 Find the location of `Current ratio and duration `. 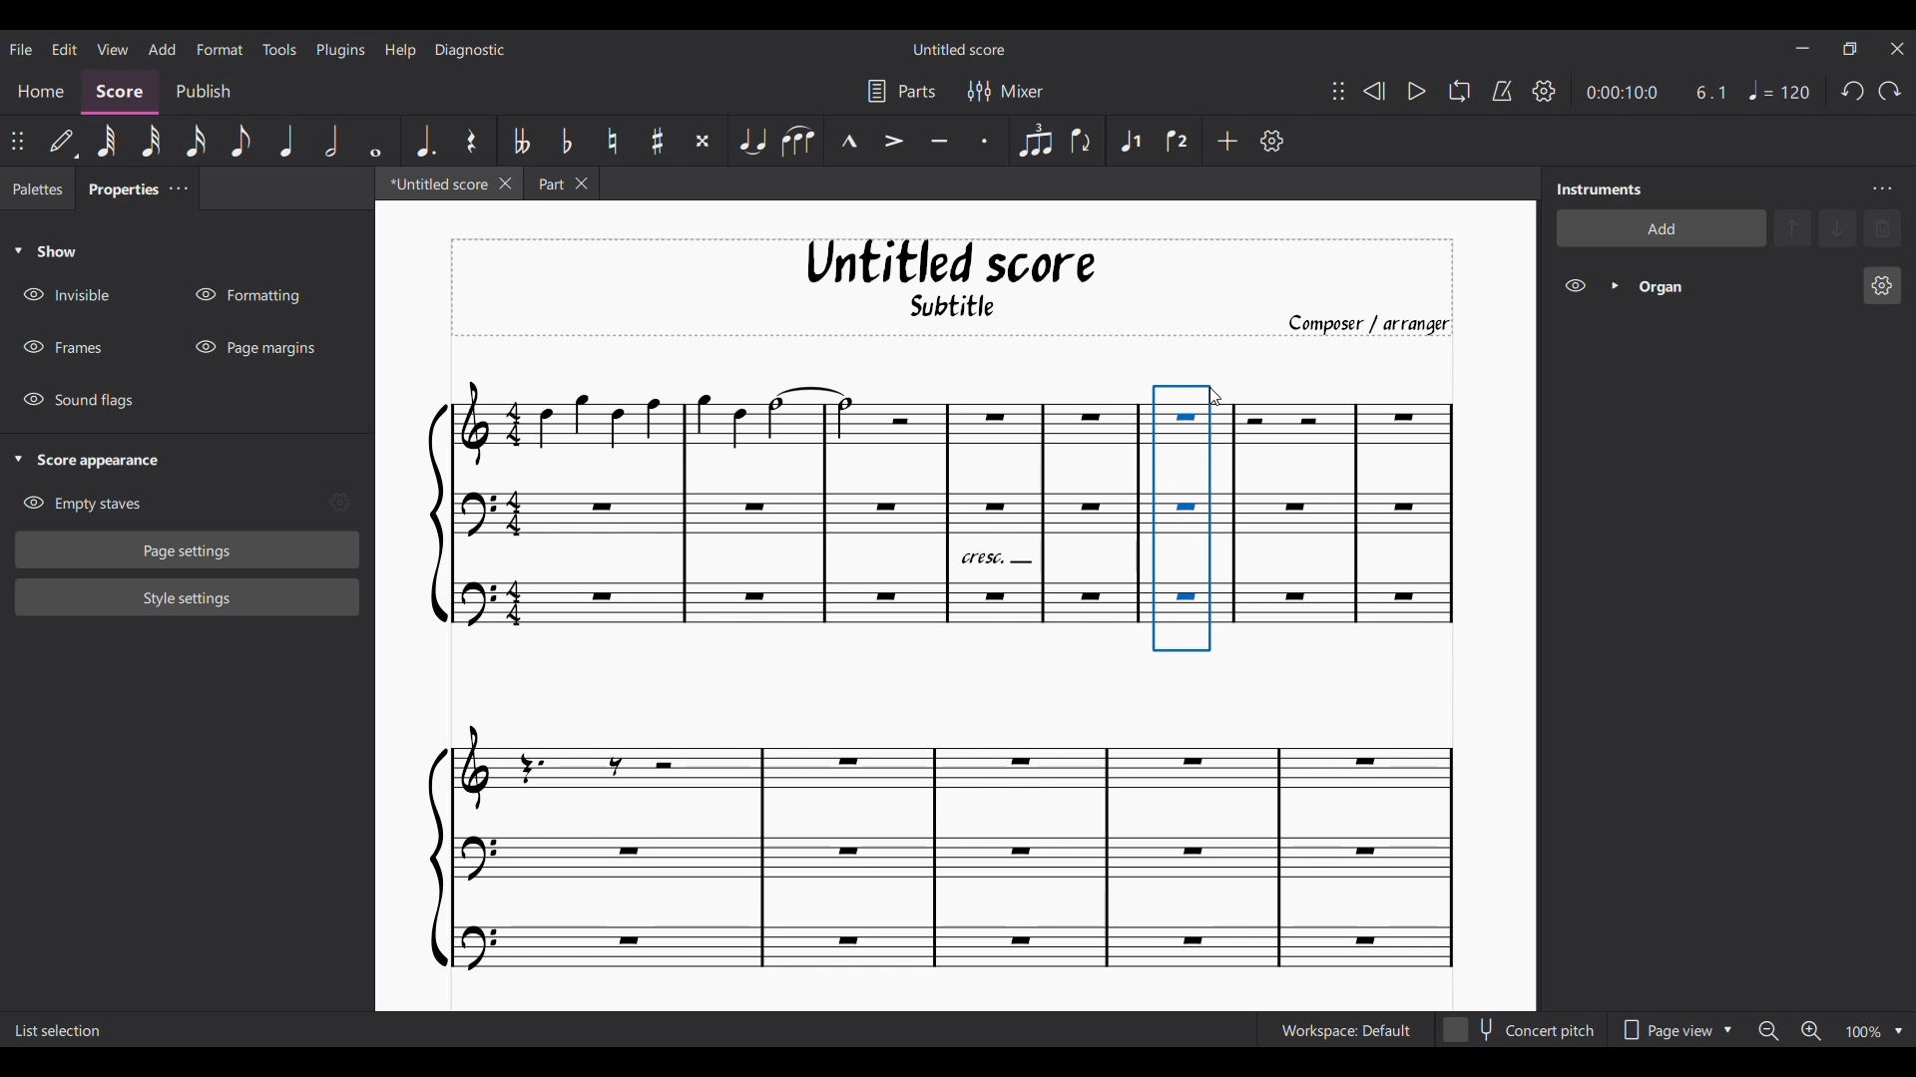

Current ratio and duration  is located at coordinates (1658, 93).